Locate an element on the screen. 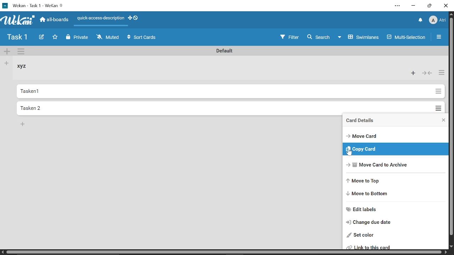 This screenshot has width=454, height=255. Current window is located at coordinates (36, 6).